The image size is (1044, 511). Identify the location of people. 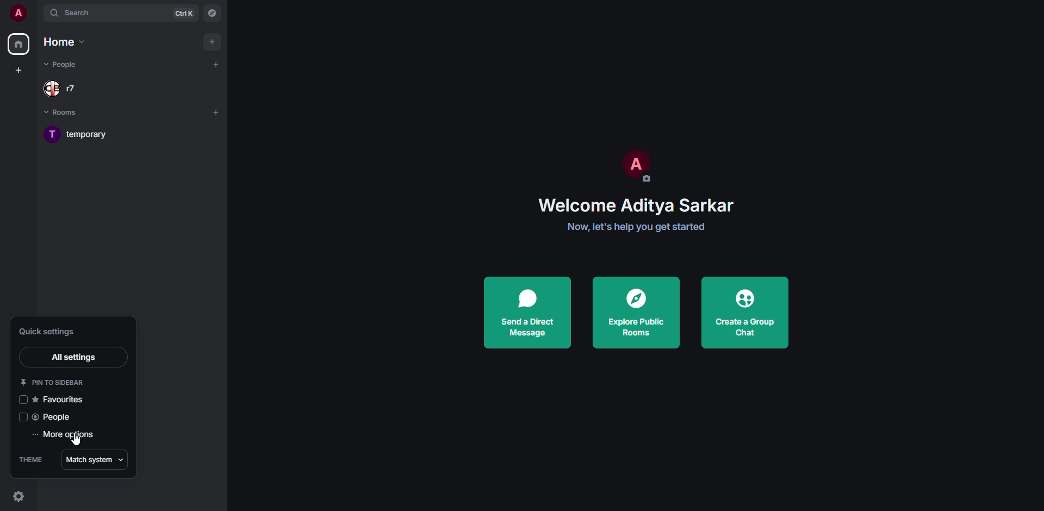
(57, 417).